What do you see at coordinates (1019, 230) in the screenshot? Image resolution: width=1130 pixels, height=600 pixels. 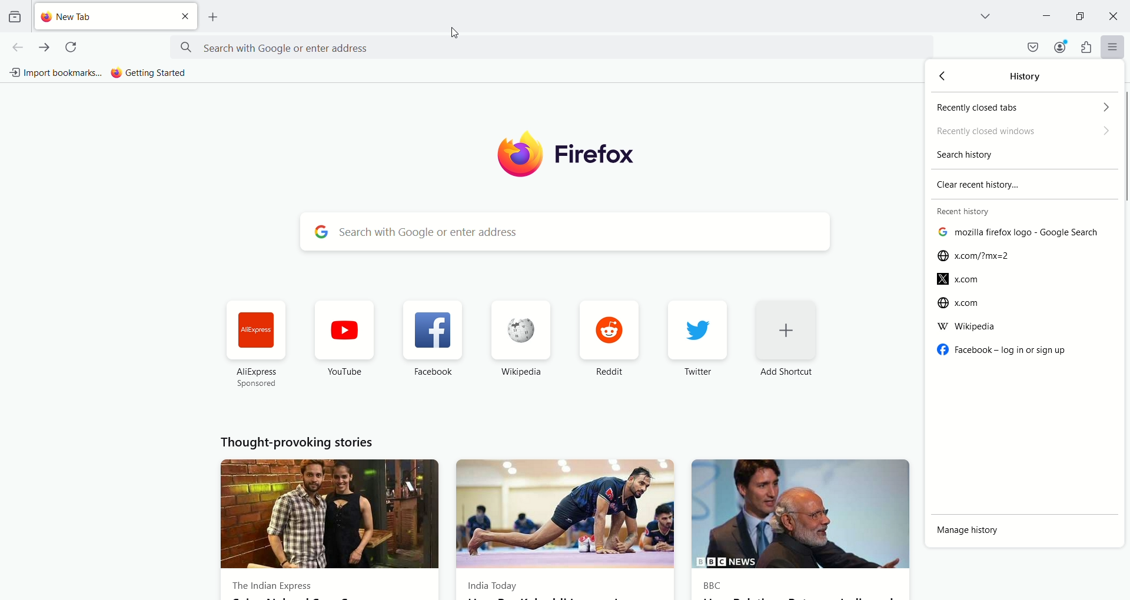 I see `list of recently opened websites` at bounding box center [1019, 230].